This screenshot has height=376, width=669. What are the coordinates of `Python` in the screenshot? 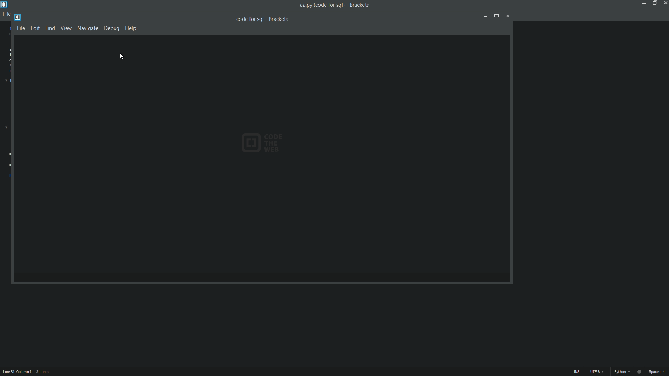 It's located at (620, 372).